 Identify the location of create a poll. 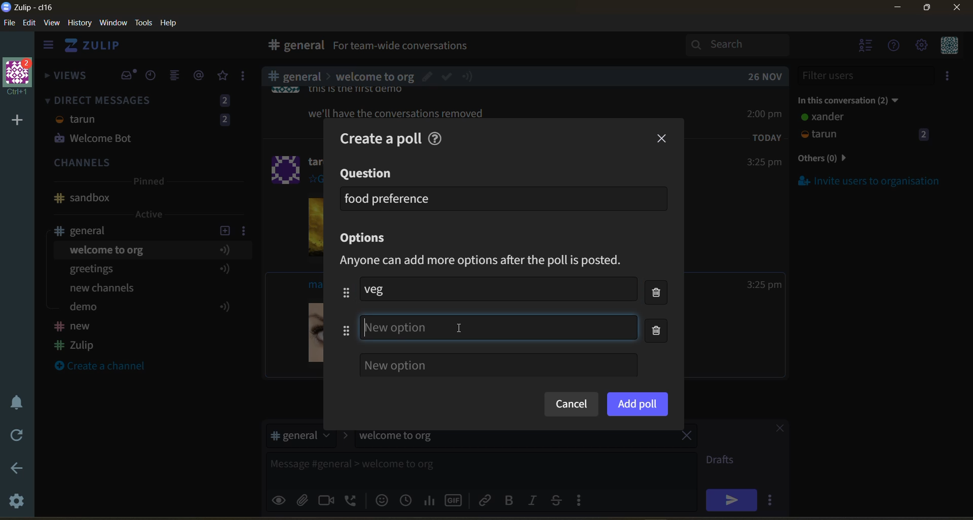
(376, 137).